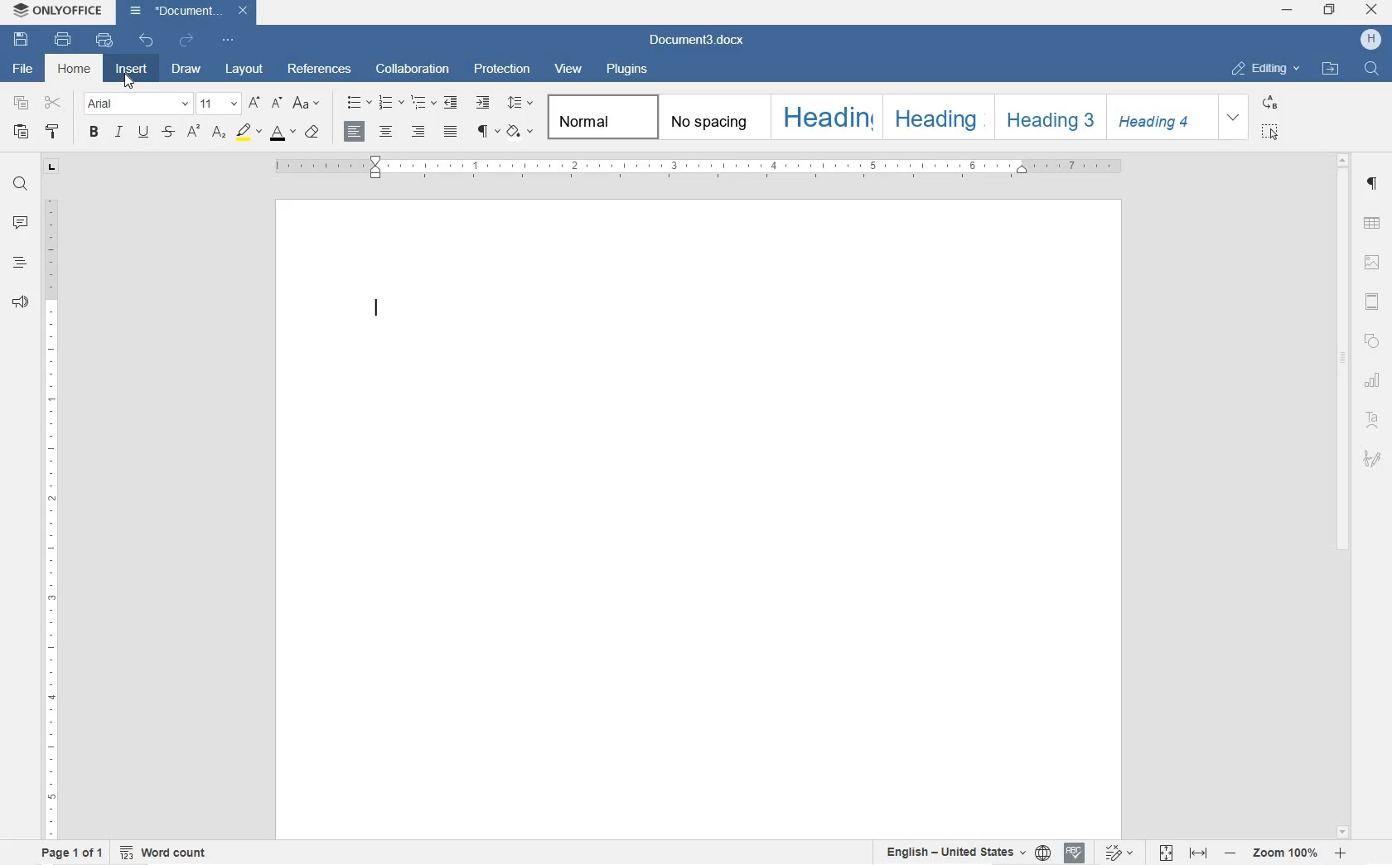  What do you see at coordinates (1374, 263) in the screenshot?
I see `IMAGE` at bounding box center [1374, 263].